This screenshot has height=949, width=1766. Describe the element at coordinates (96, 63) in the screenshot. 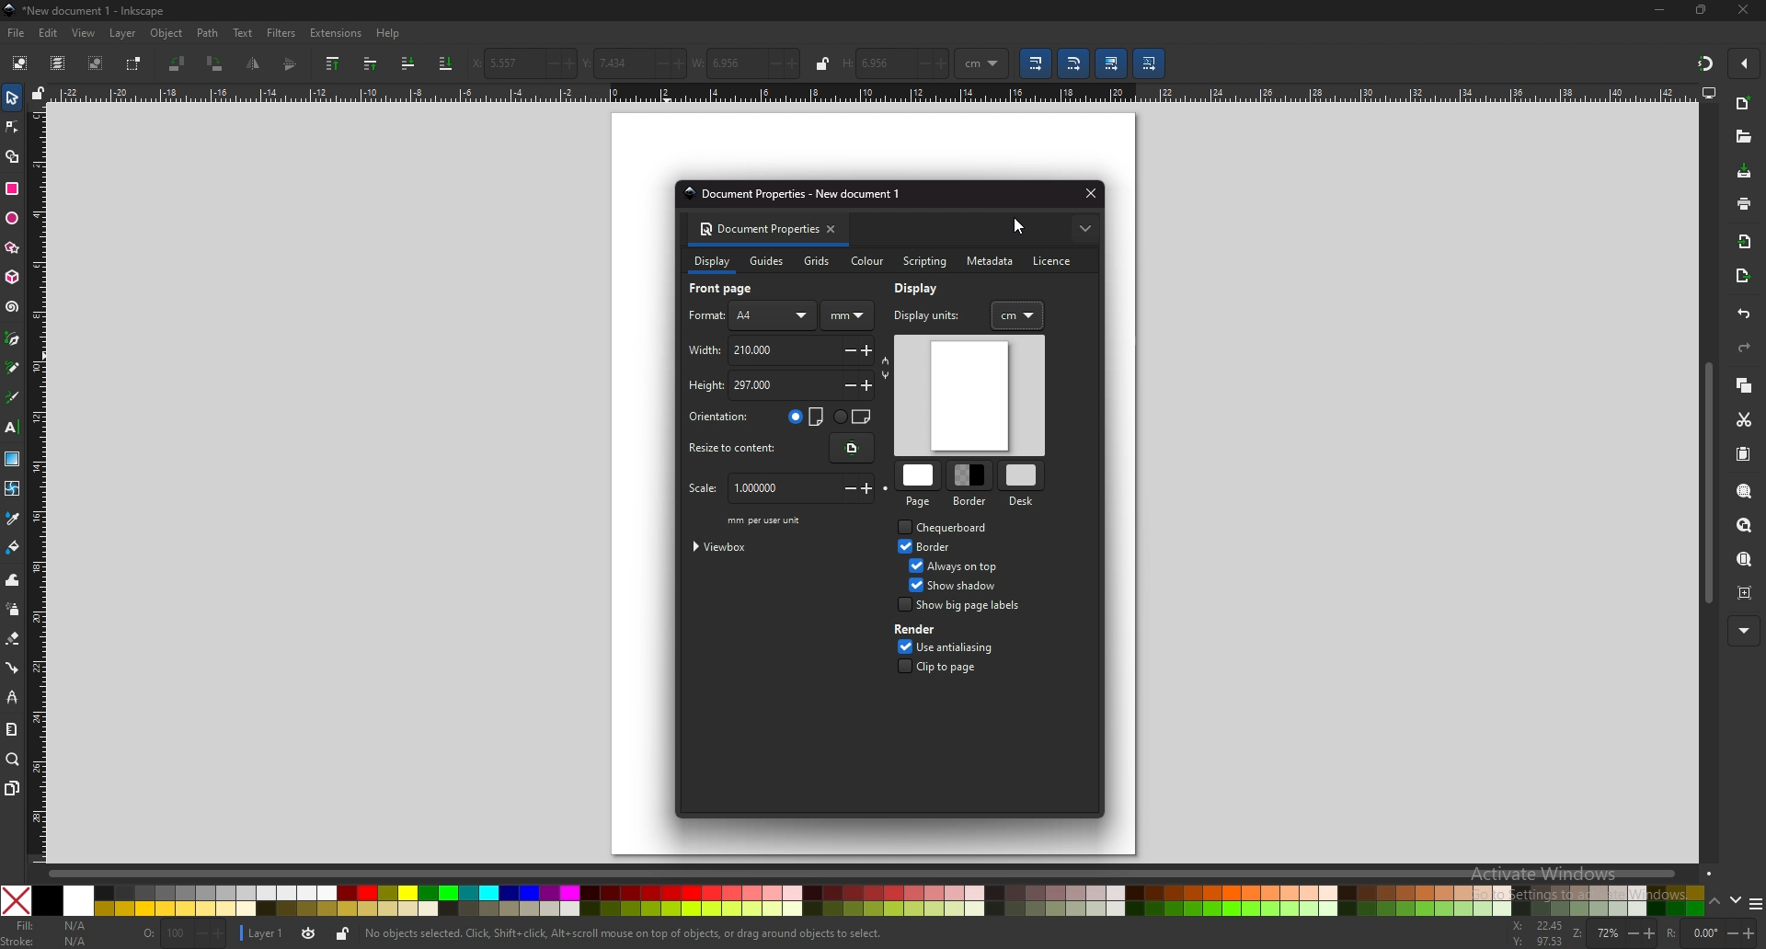

I see `deselect selected object` at that location.